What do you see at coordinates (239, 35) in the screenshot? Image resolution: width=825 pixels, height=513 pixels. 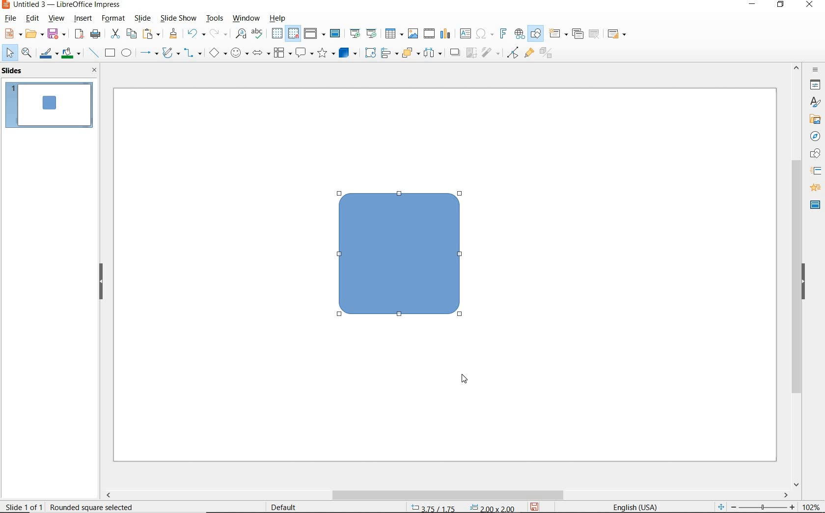 I see `find and replace` at bounding box center [239, 35].